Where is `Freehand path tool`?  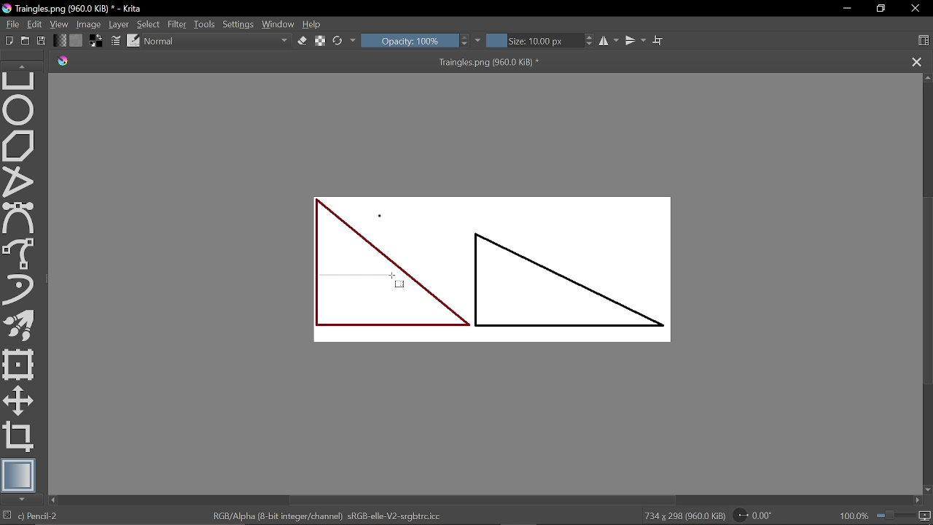 Freehand path tool is located at coordinates (21, 254).